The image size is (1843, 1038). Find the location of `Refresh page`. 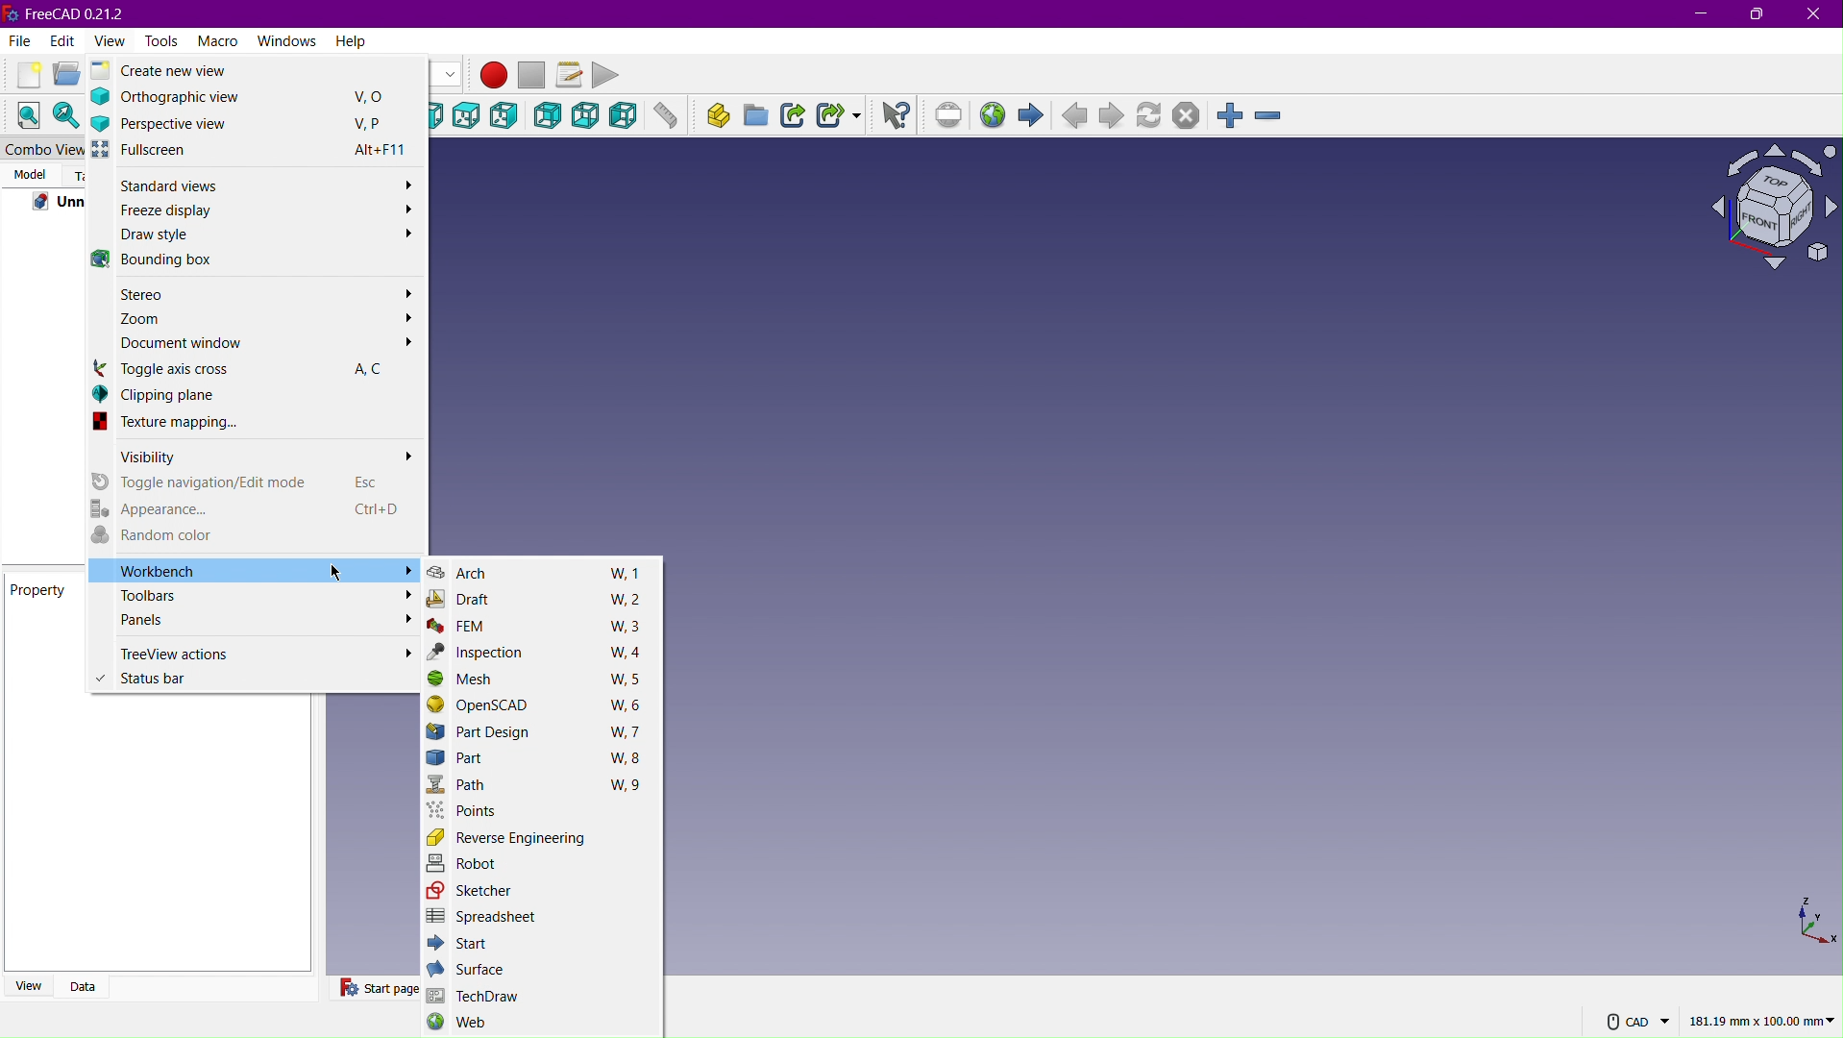

Refresh page is located at coordinates (1150, 118).